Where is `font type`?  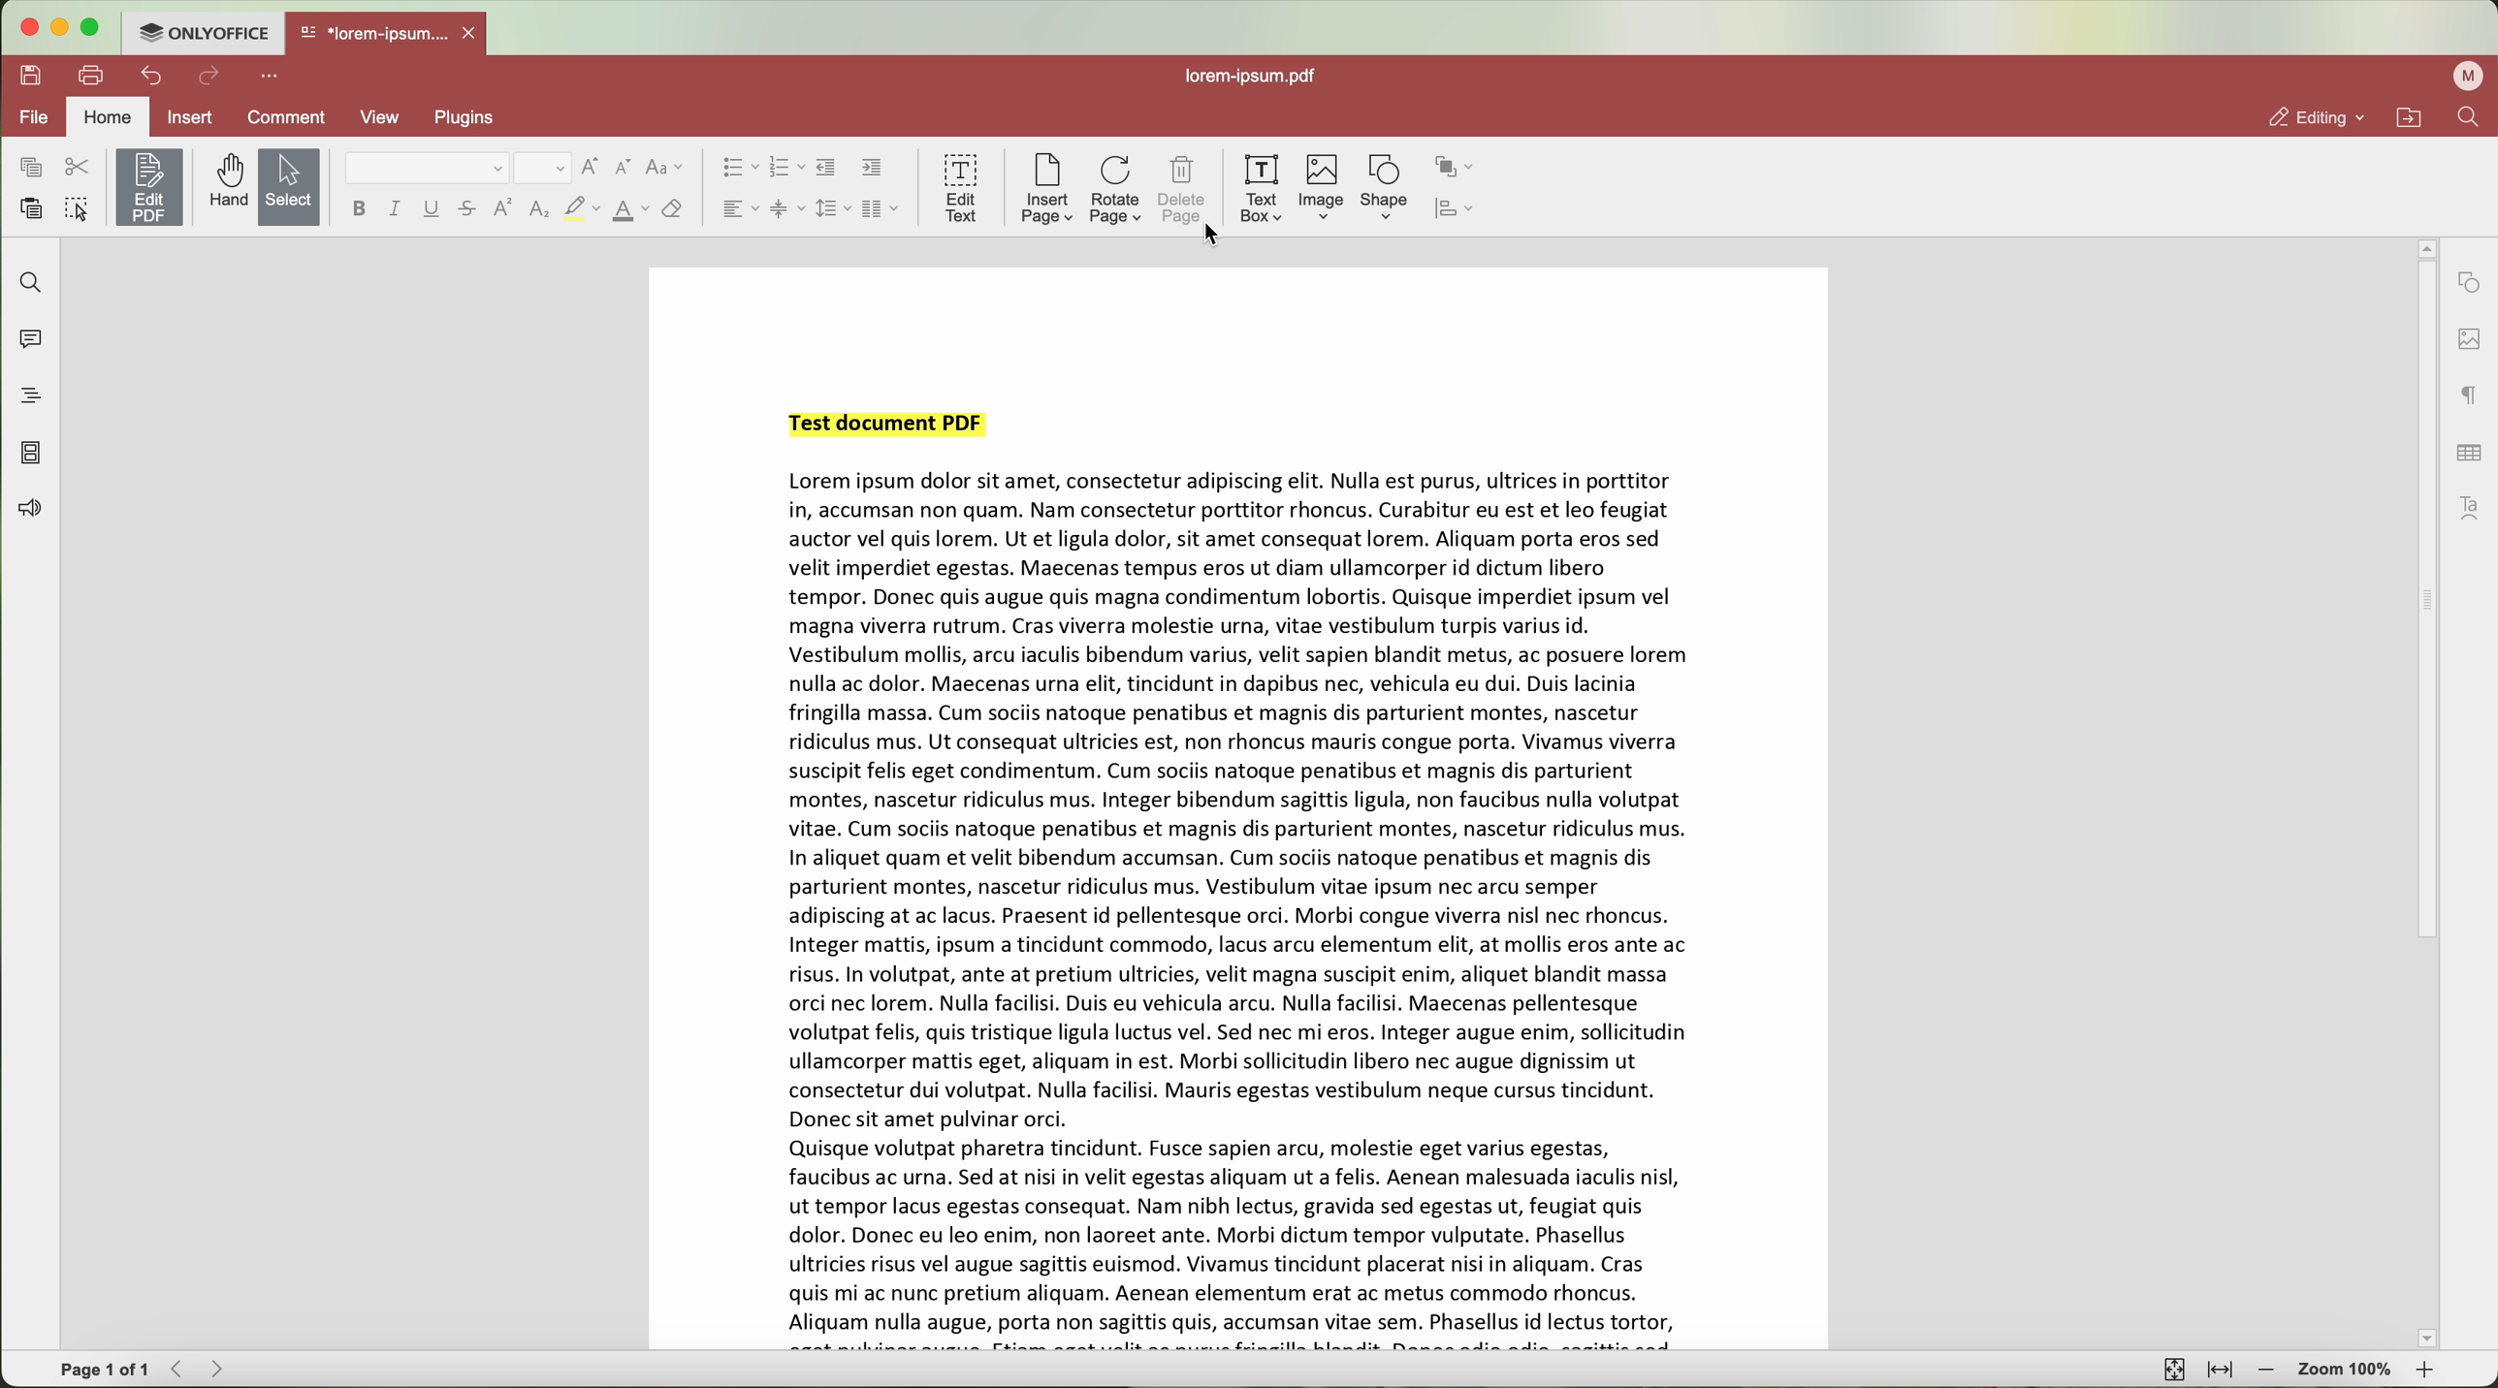
font type is located at coordinates (428, 169).